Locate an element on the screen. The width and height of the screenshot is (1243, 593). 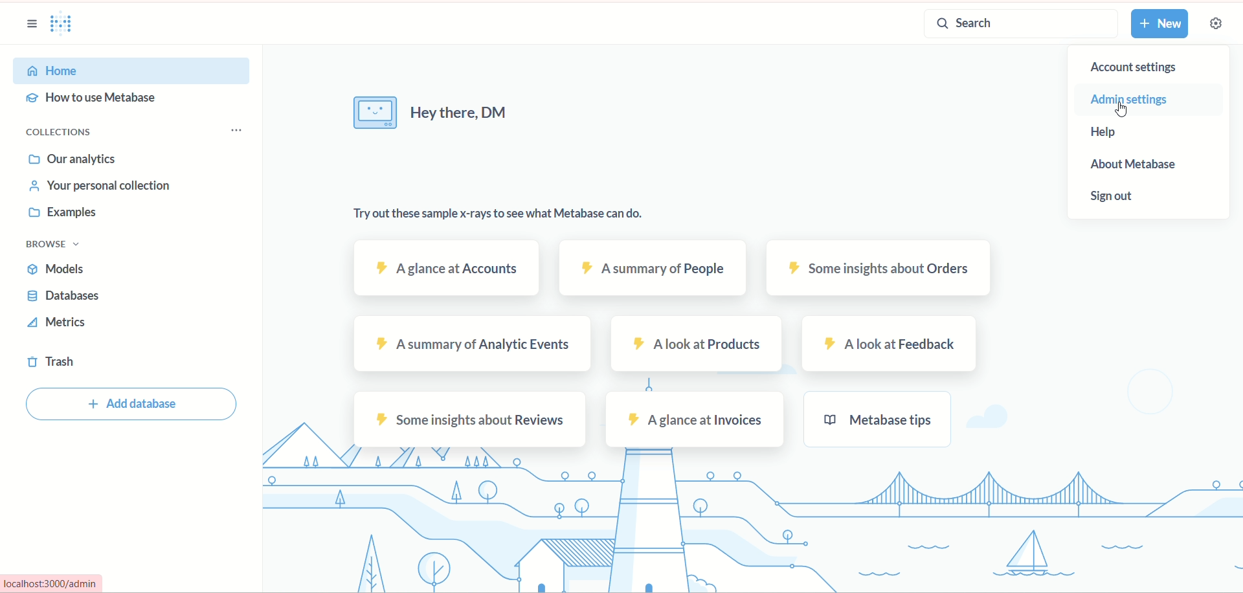
people is located at coordinates (655, 268).